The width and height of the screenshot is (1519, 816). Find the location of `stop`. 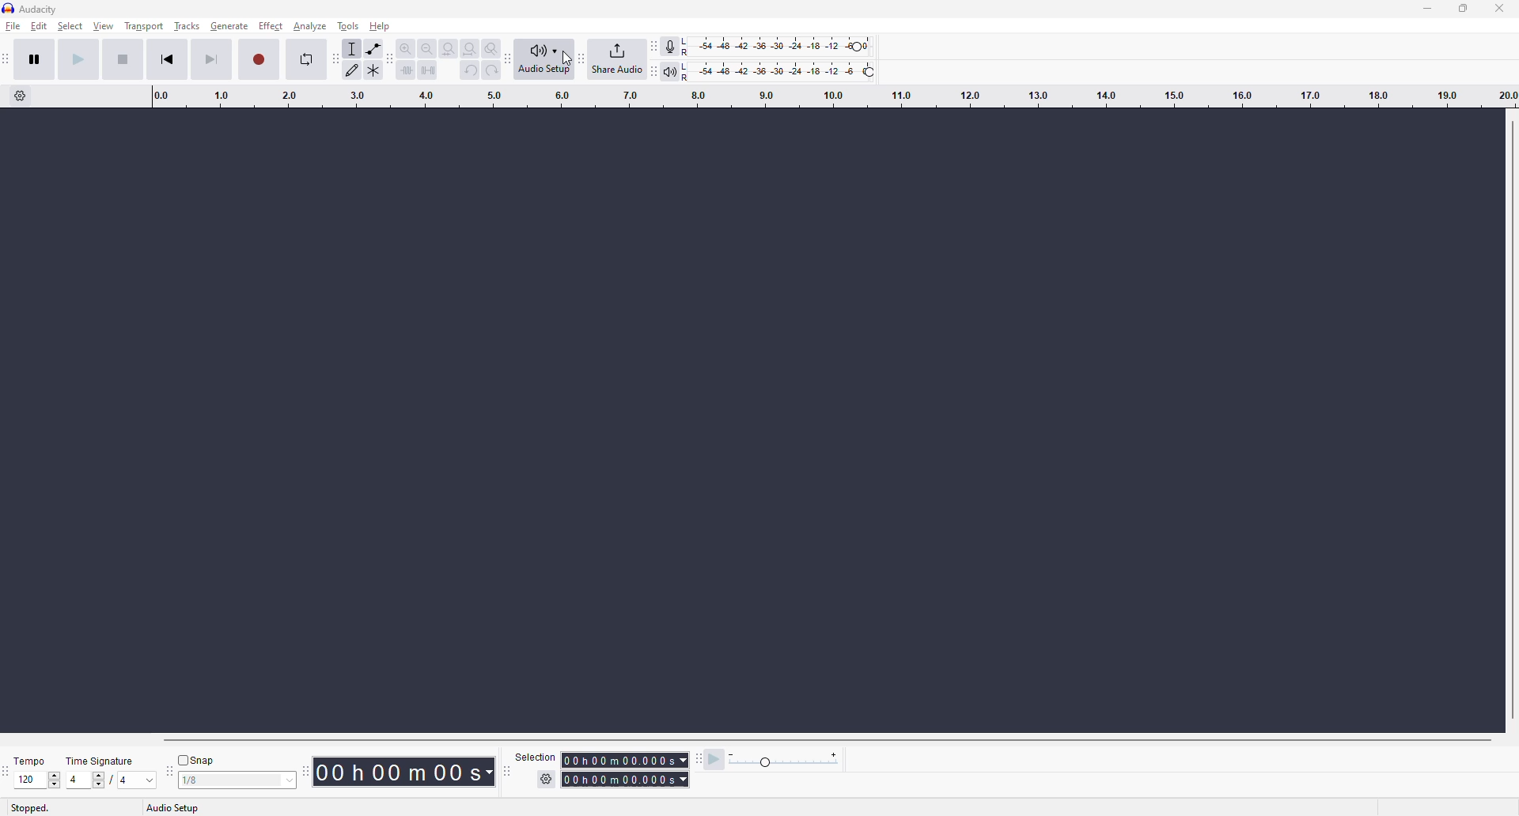

stop is located at coordinates (122, 60).